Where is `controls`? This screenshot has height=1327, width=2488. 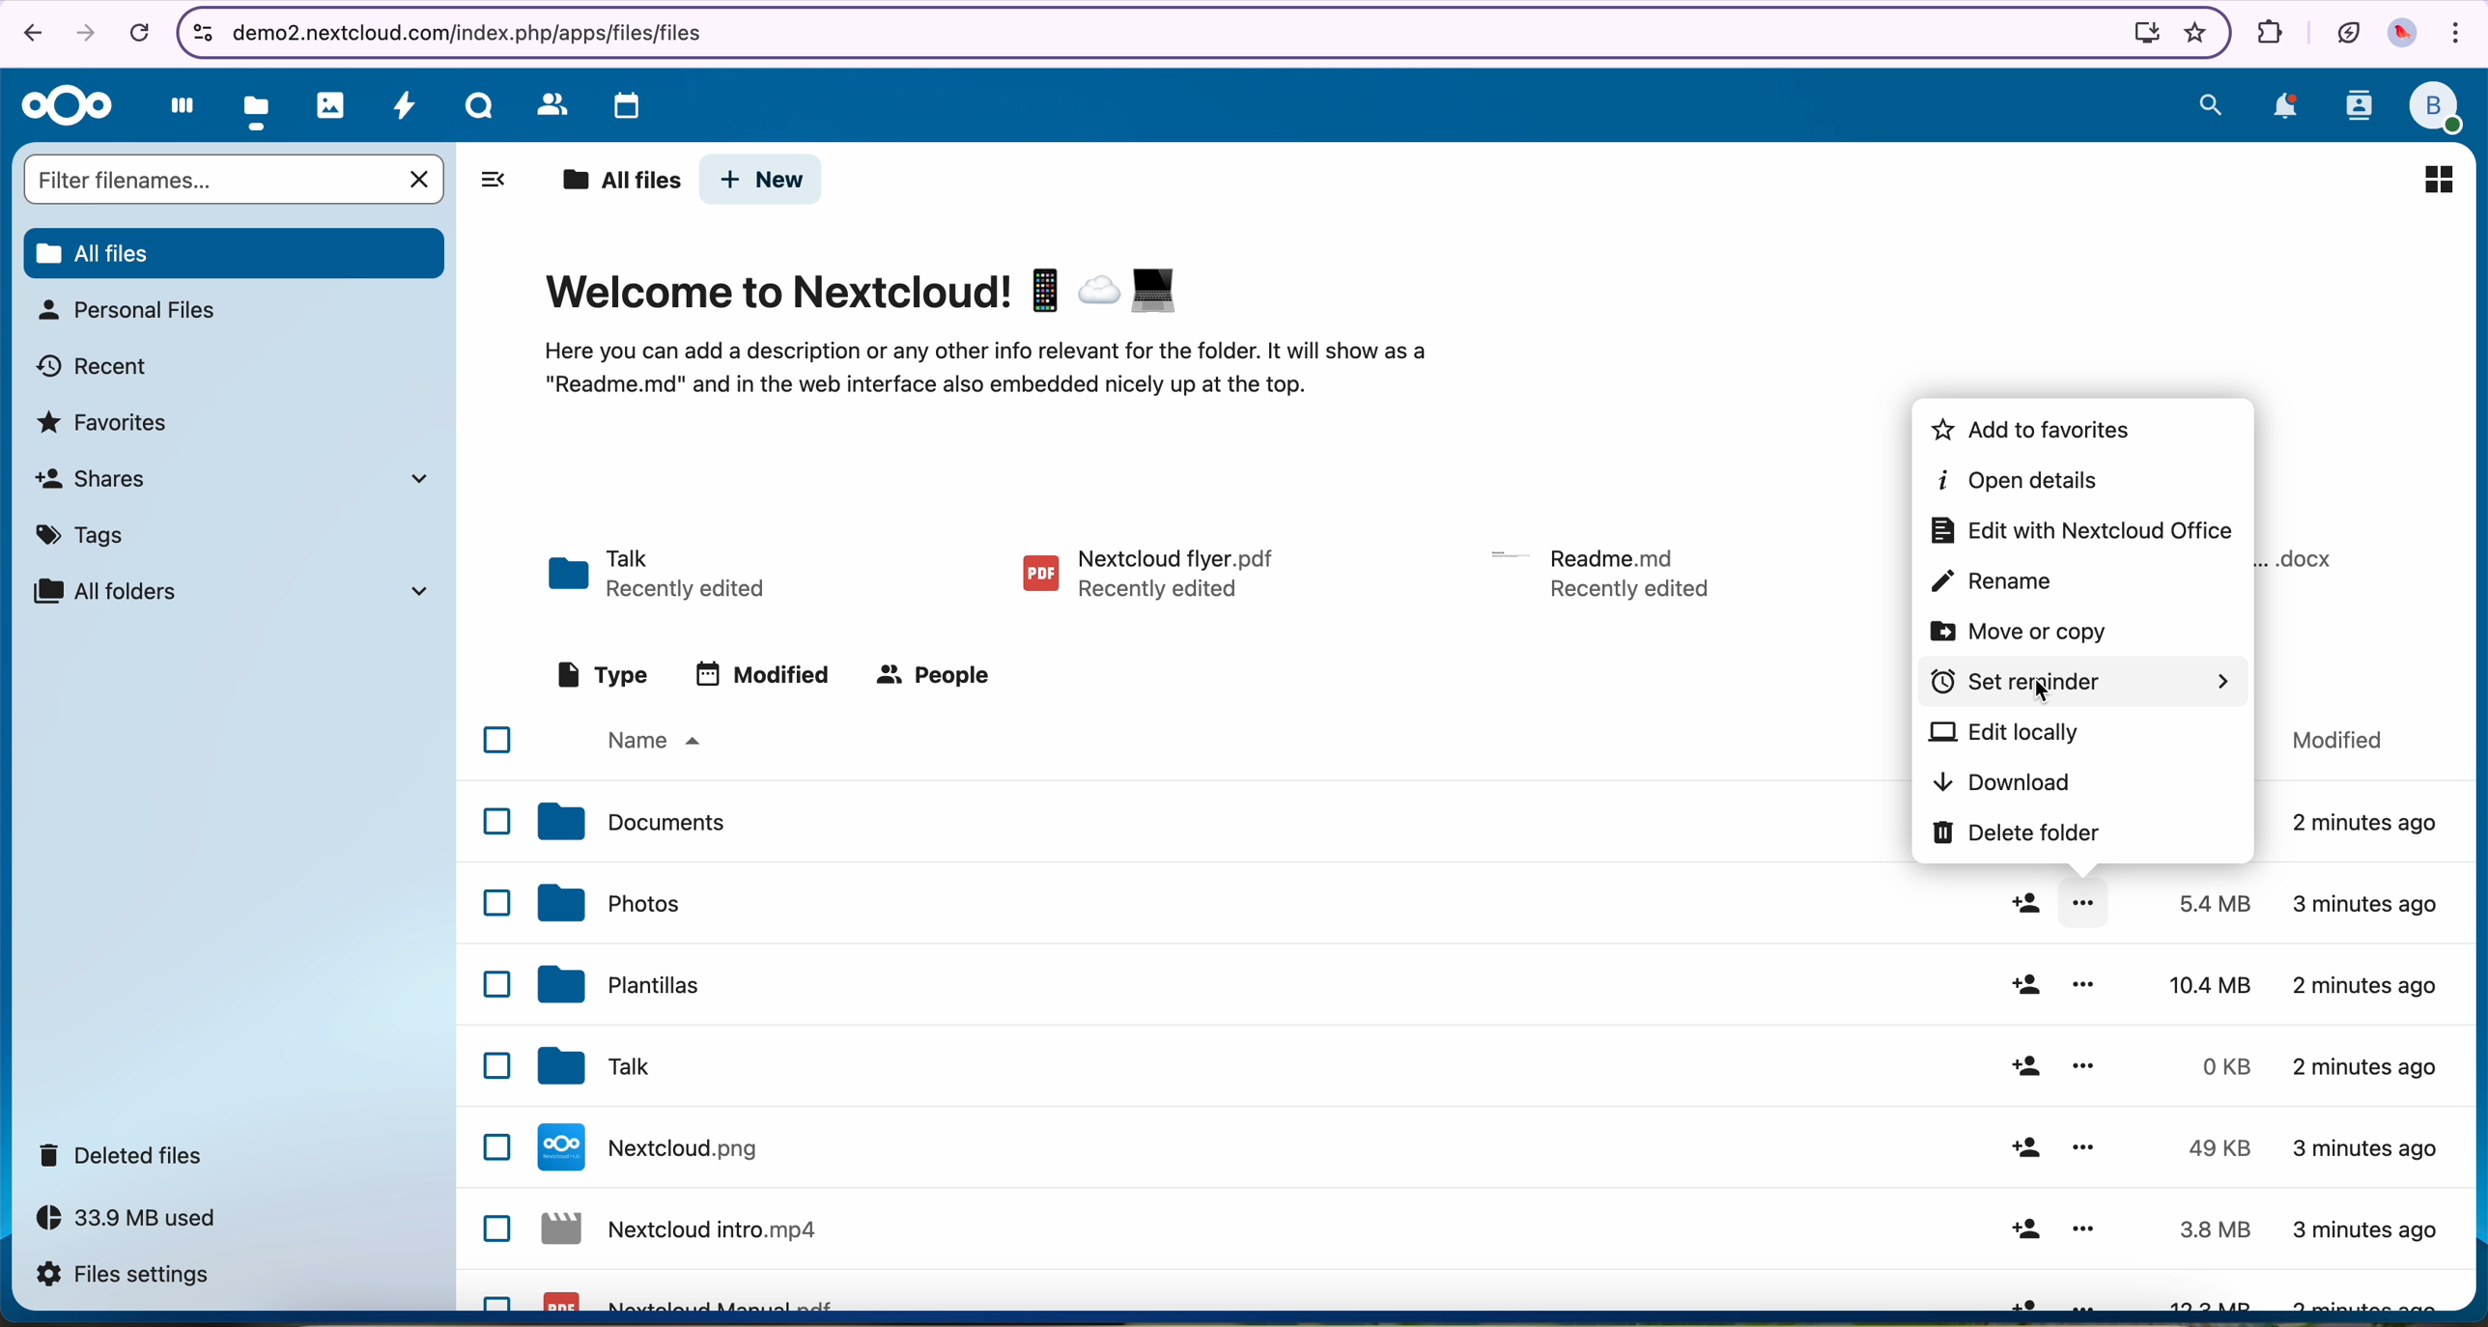
controls is located at coordinates (199, 29).